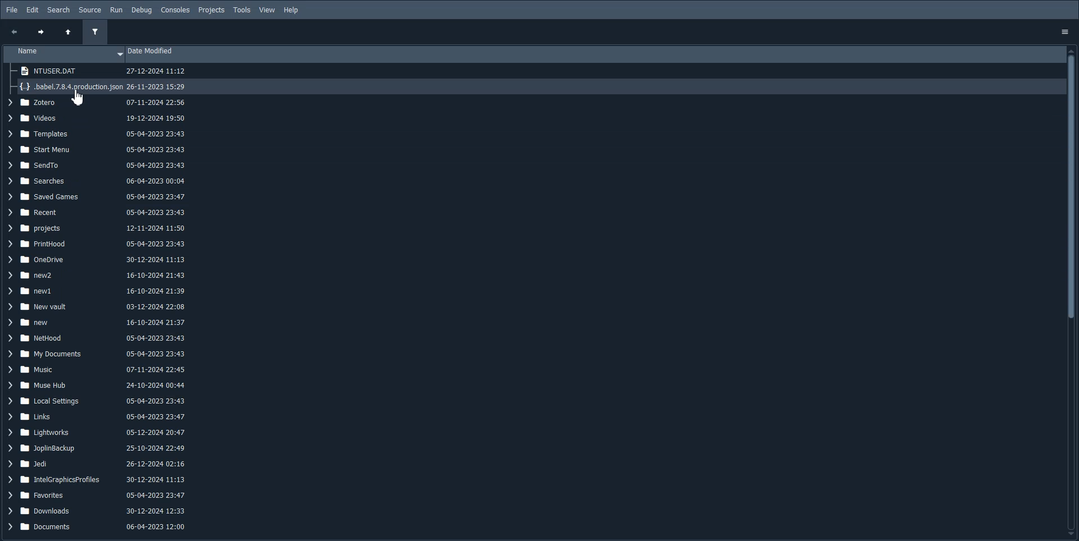 The height and width of the screenshot is (541, 1079). I want to click on Previous, so click(14, 32).